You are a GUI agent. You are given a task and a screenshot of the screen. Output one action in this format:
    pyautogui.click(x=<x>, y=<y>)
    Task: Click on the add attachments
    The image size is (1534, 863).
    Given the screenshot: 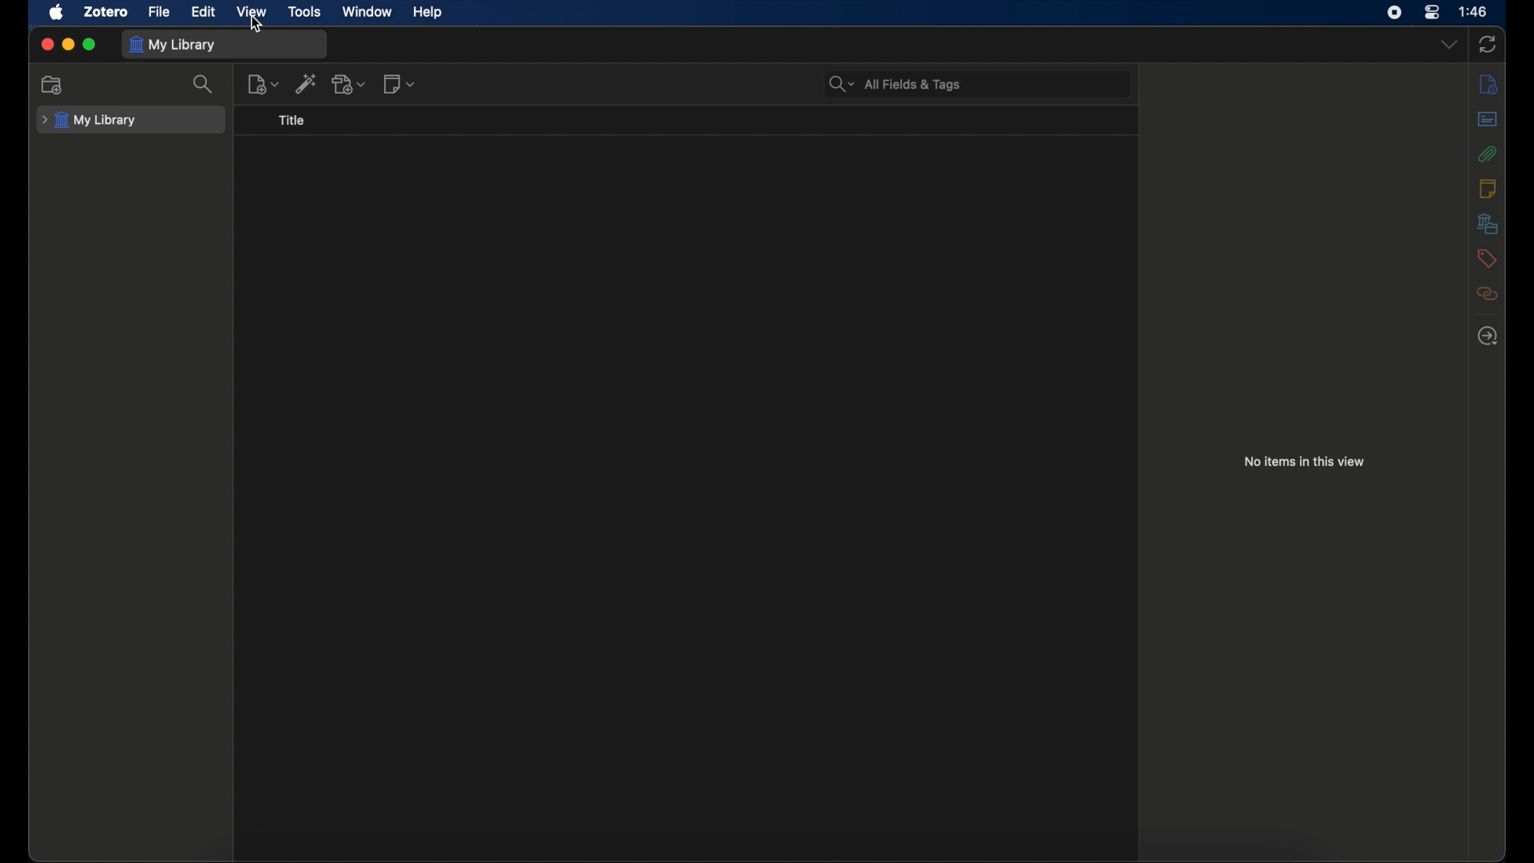 What is the action you would take?
    pyautogui.click(x=350, y=84)
    